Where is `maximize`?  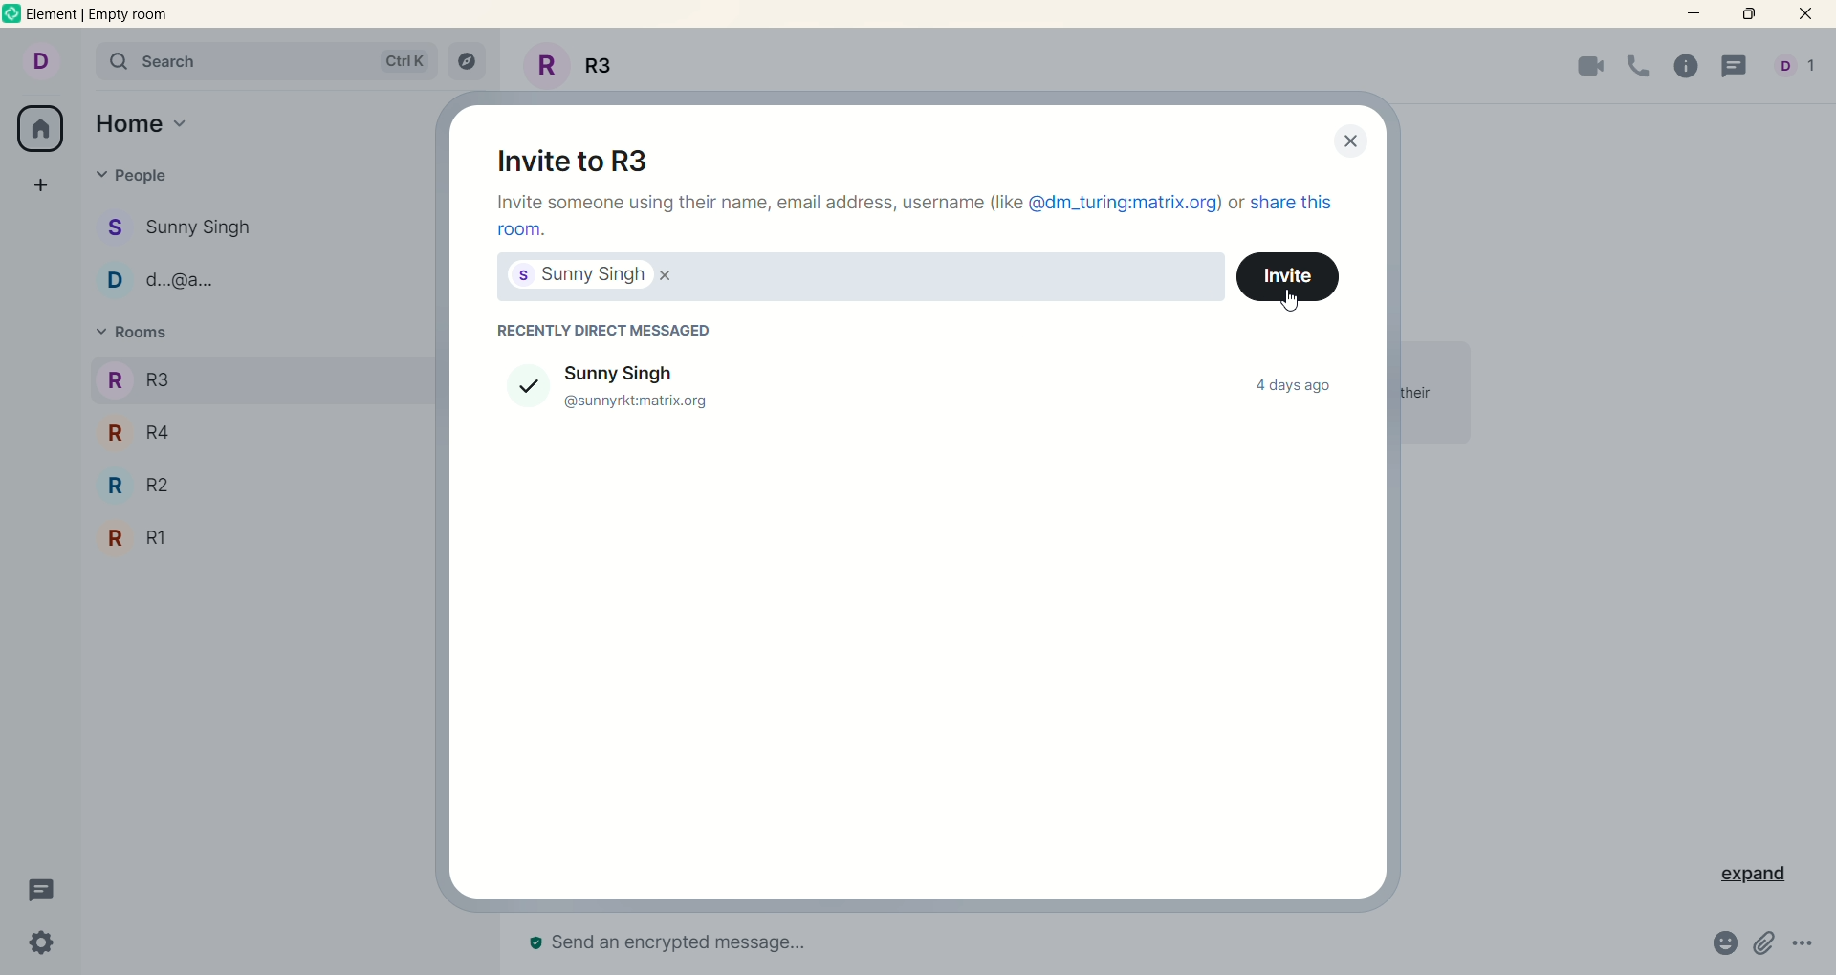 maximize is located at coordinates (1752, 16).